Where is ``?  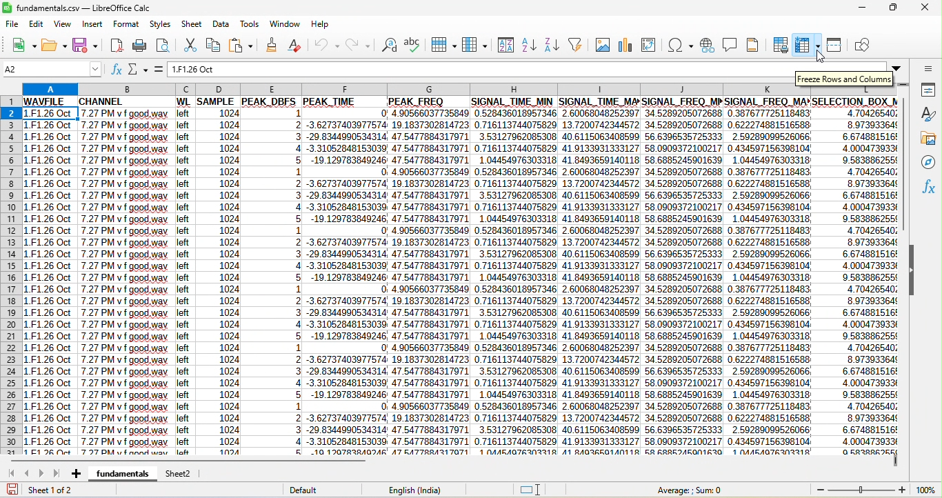
 is located at coordinates (193, 459).